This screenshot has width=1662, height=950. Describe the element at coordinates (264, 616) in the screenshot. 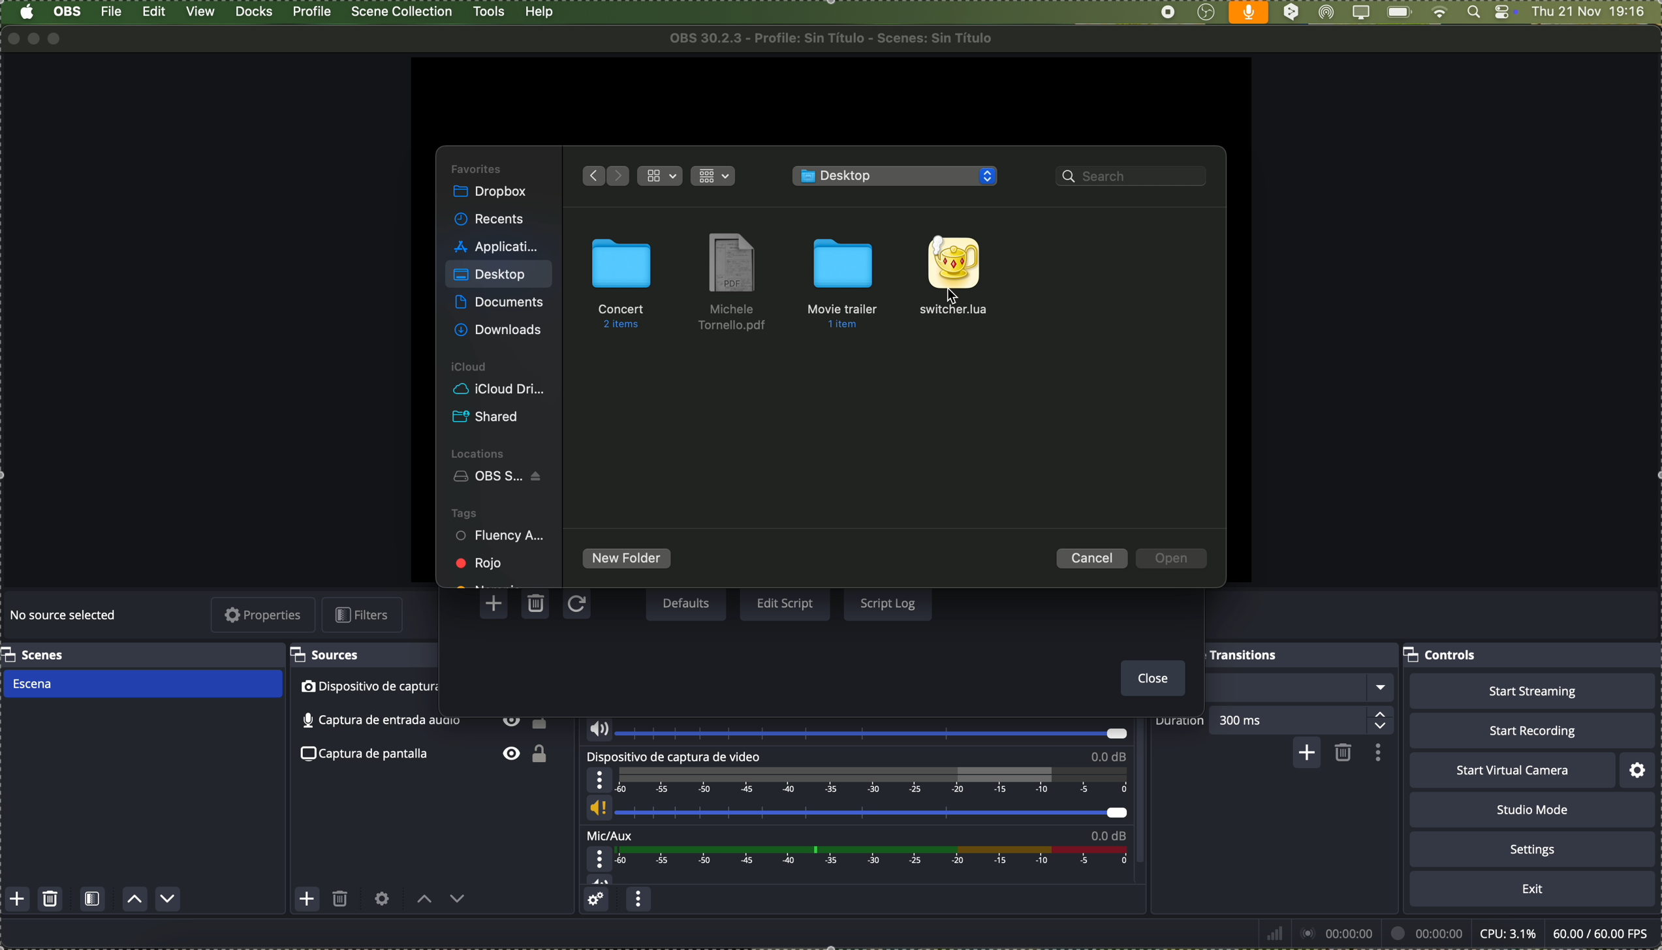

I see `properties` at that location.